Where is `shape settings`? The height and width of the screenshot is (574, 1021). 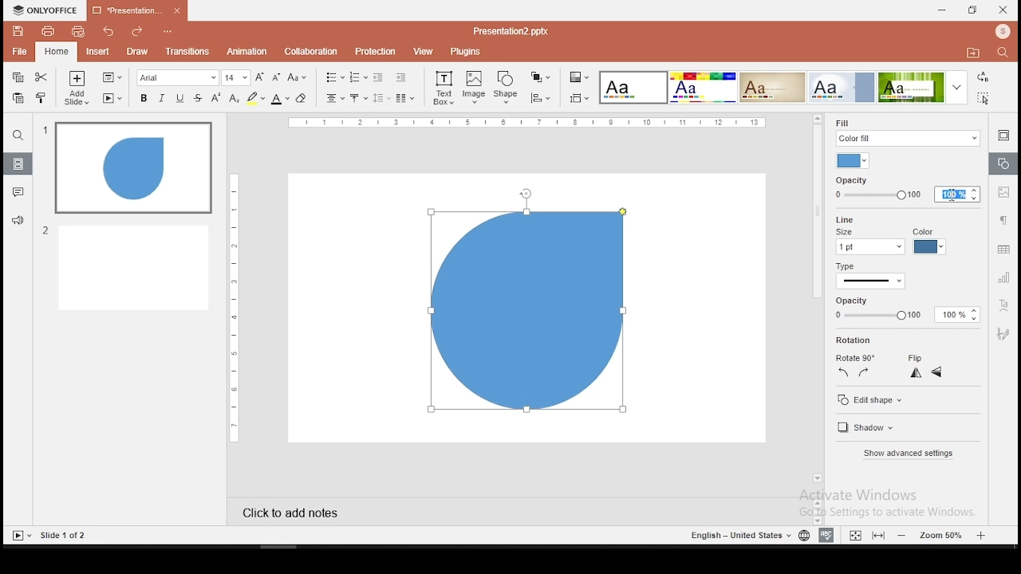
shape settings is located at coordinates (1002, 164).